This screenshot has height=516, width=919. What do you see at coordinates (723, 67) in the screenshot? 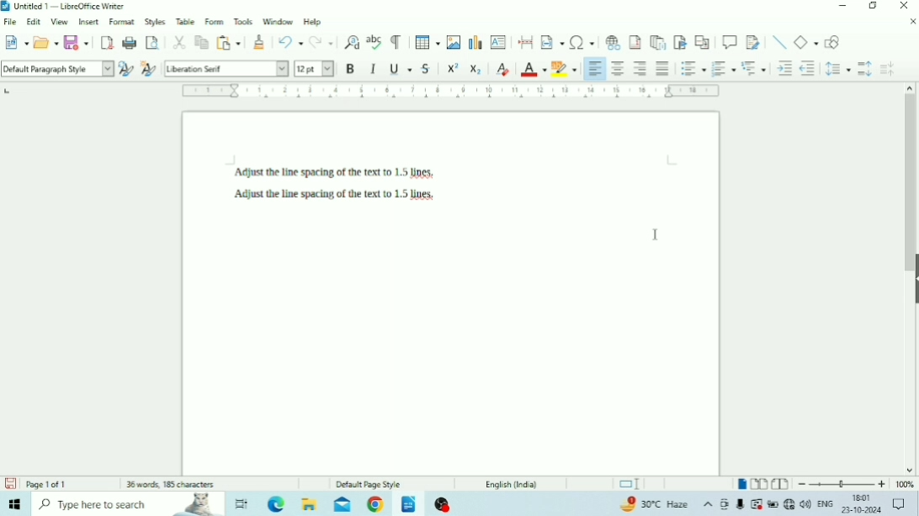
I see `Toggle Ordered List` at bounding box center [723, 67].